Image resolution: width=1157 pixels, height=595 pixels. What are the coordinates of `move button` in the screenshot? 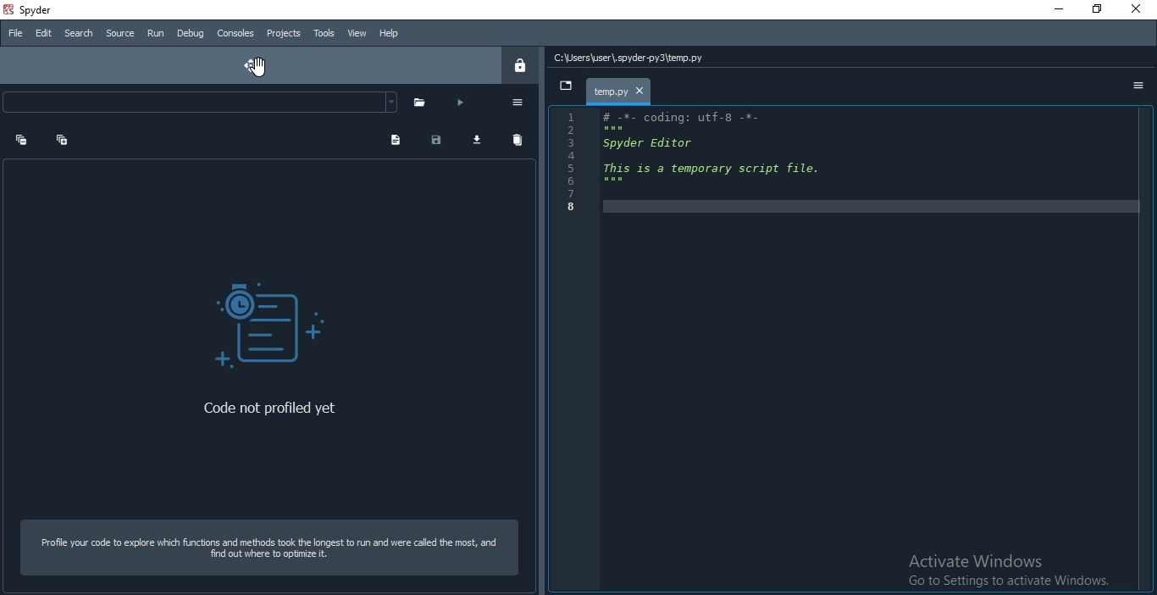 It's located at (254, 65).